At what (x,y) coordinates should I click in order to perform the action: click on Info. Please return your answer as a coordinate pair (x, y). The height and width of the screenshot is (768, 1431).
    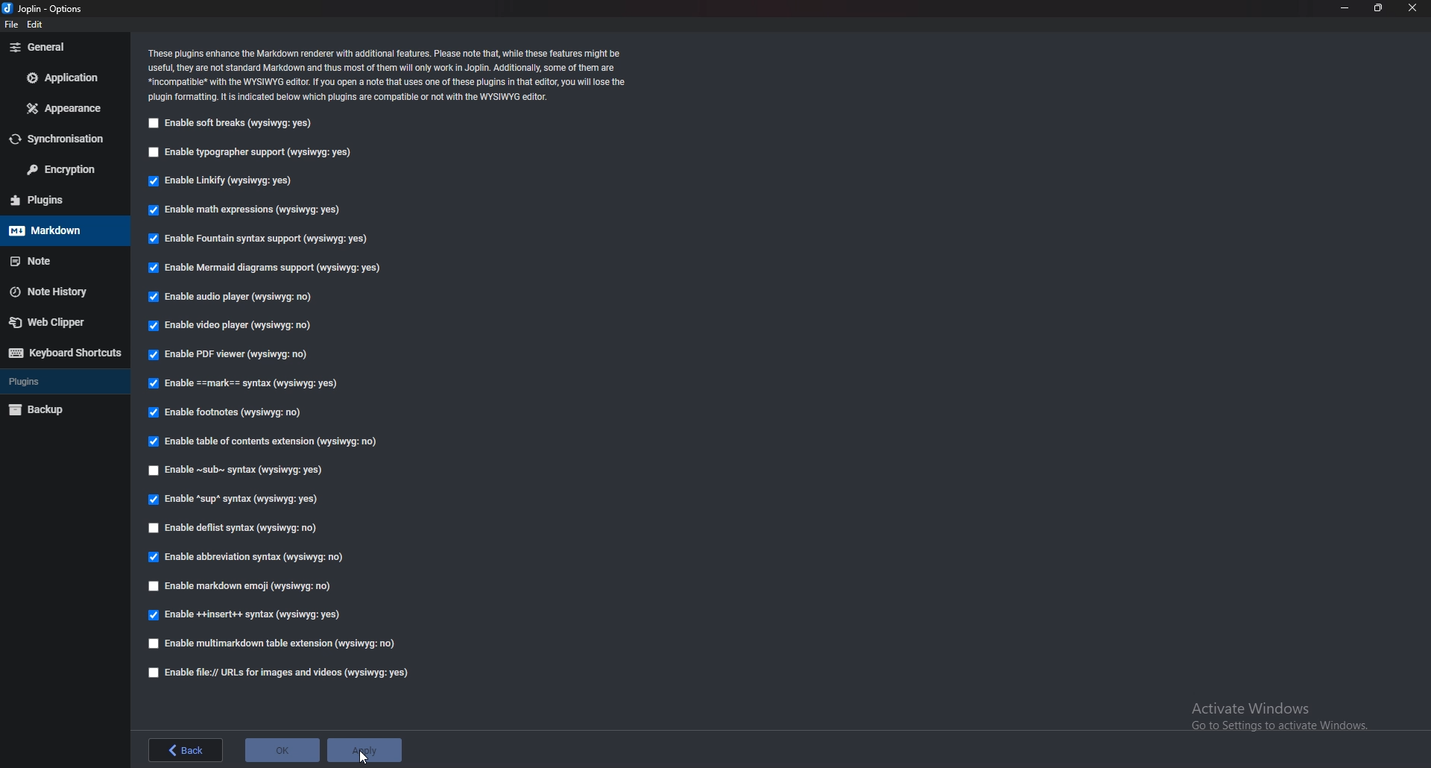
    Looking at the image, I should click on (389, 75).